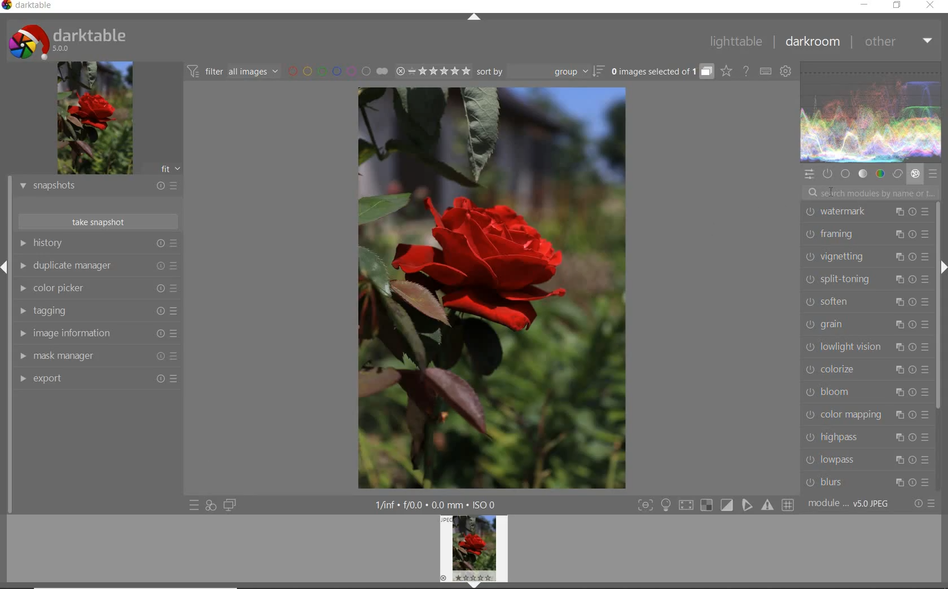  What do you see at coordinates (866, 346) in the screenshot?
I see `lowlight vision` at bounding box center [866, 346].